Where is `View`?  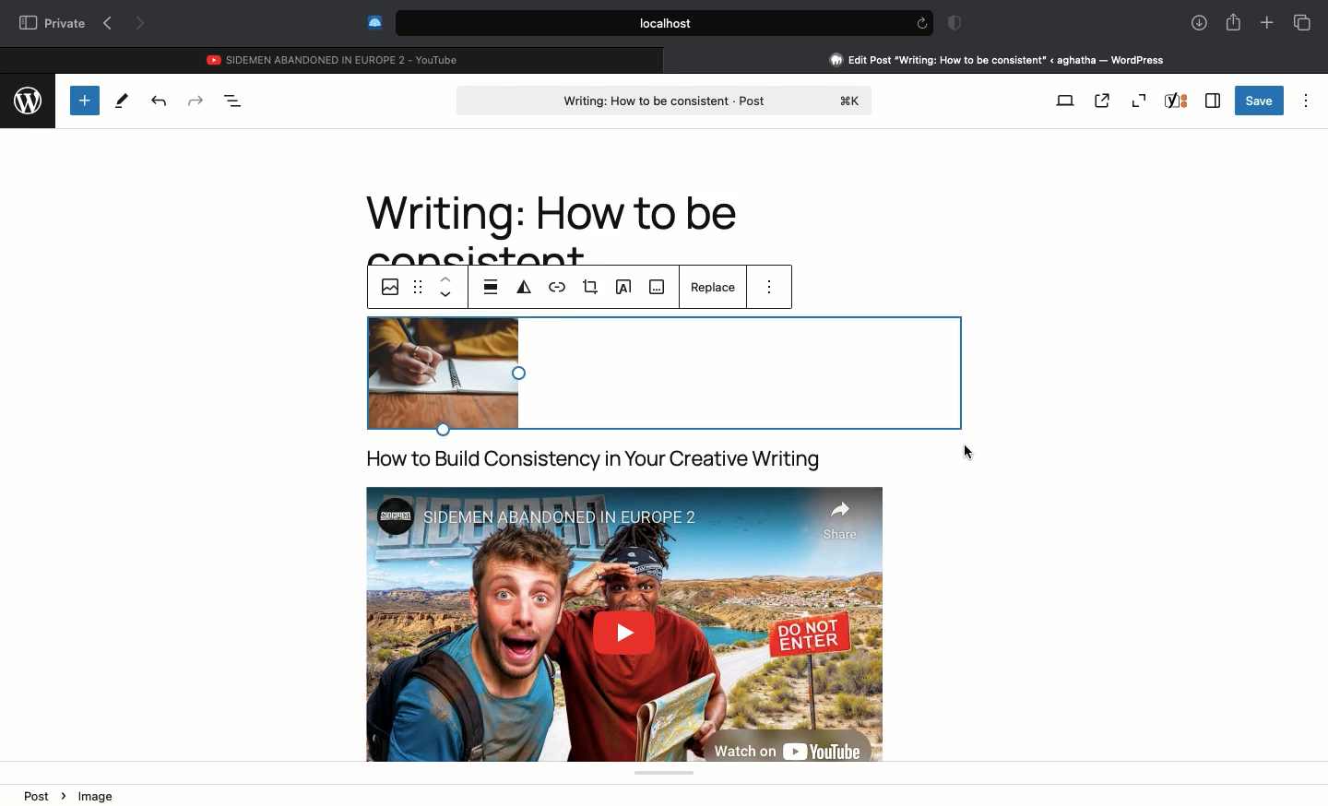 View is located at coordinates (1066, 99).